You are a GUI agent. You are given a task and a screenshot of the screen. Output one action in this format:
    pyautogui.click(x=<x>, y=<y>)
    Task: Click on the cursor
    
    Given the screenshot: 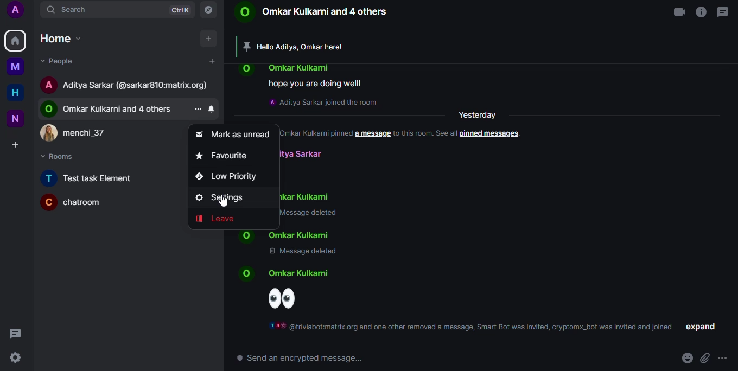 What is the action you would take?
    pyautogui.click(x=224, y=201)
    